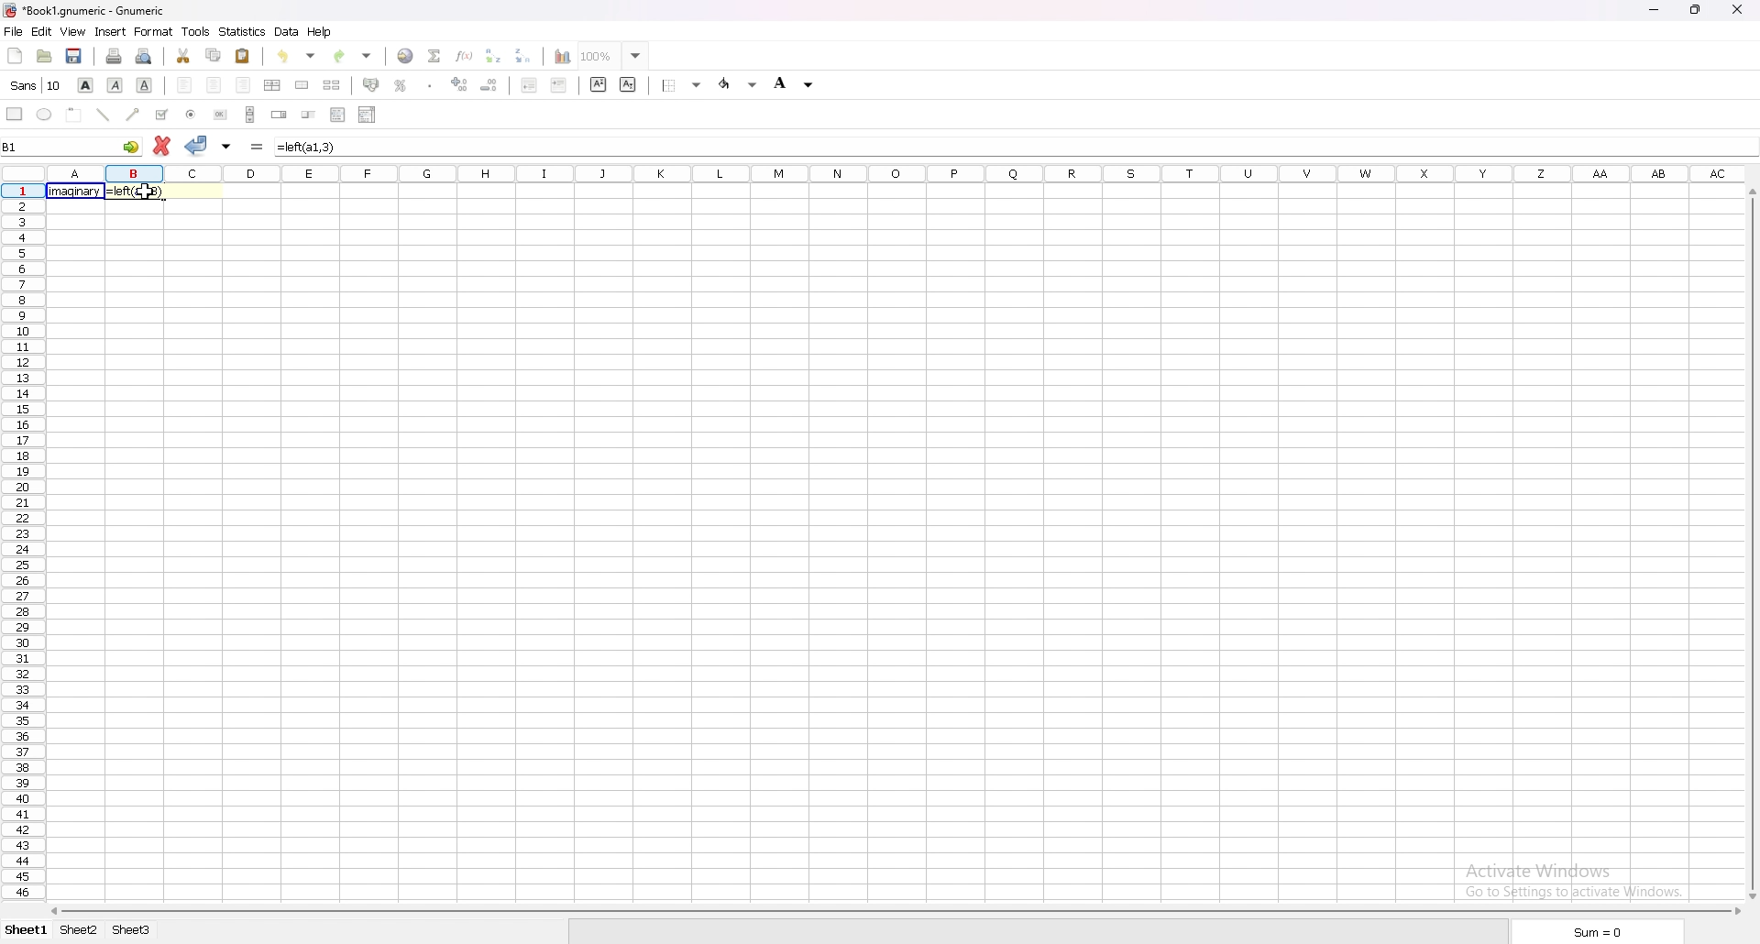 This screenshot has height=944, width=1760. What do you see at coordinates (222, 115) in the screenshot?
I see `button` at bounding box center [222, 115].